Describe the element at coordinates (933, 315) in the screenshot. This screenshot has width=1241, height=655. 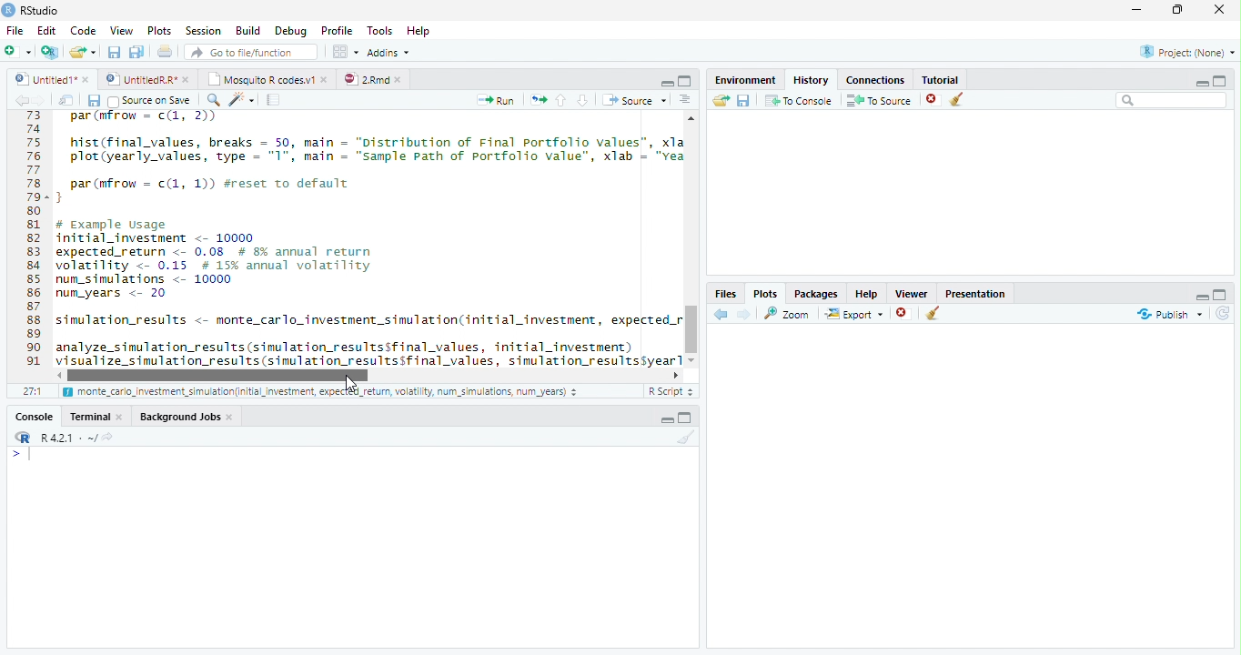
I see `Clear` at that location.